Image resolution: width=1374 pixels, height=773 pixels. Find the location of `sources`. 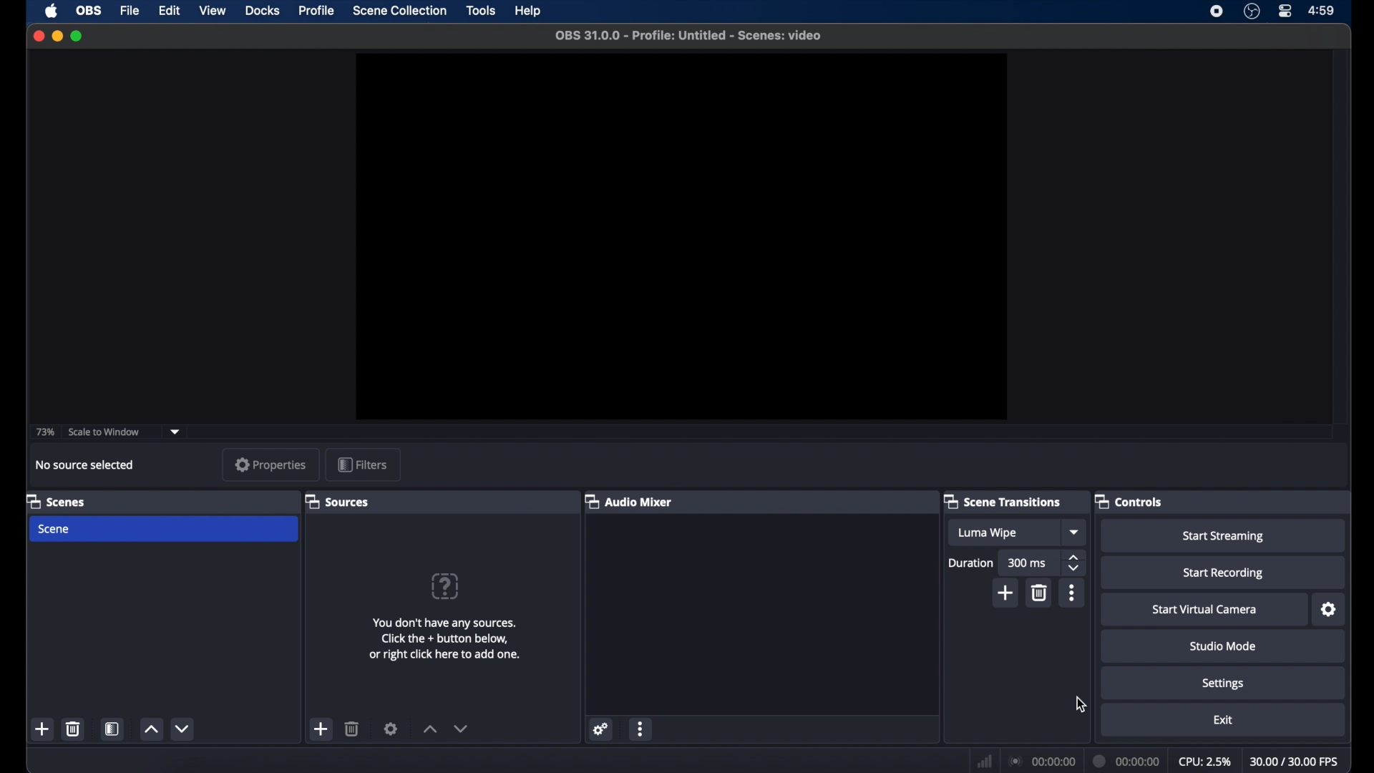

sources is located at coordinates (338, 502).